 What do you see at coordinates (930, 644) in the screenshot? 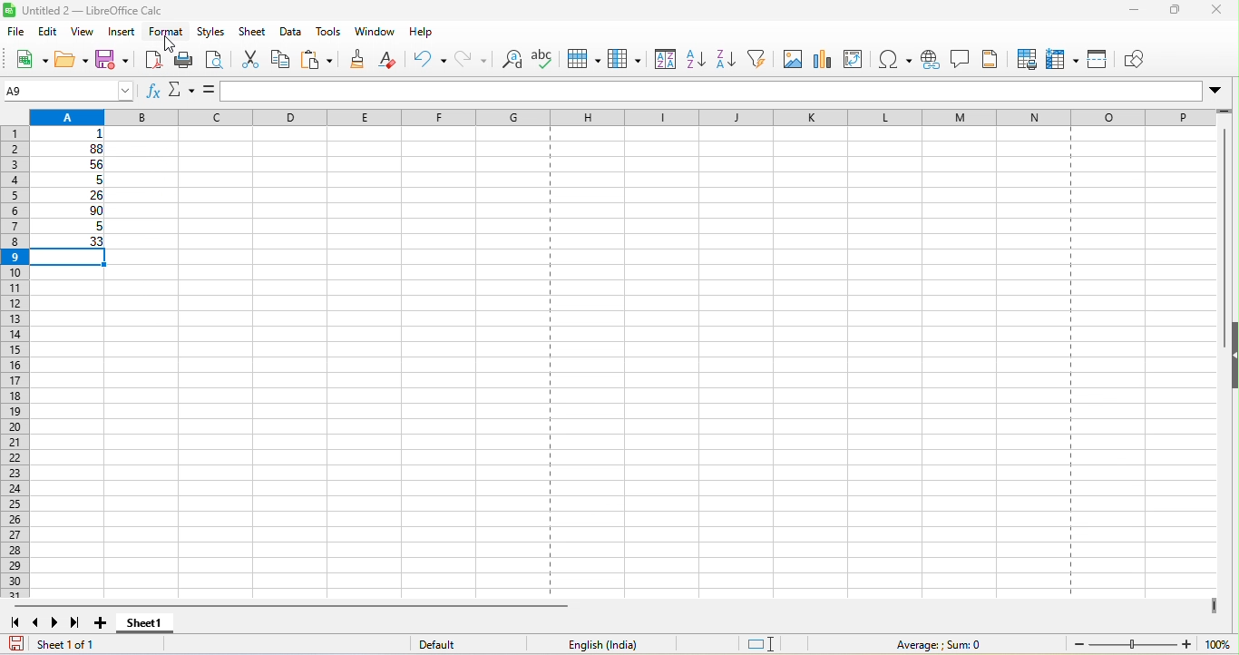
I see `average ; sum 0` at bounding box center [930, 644].